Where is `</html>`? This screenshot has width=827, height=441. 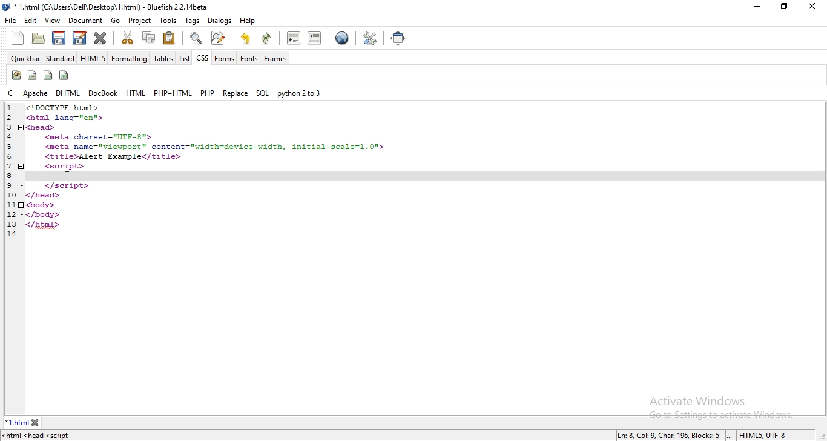
</html> is located at coordinates (44, 224).